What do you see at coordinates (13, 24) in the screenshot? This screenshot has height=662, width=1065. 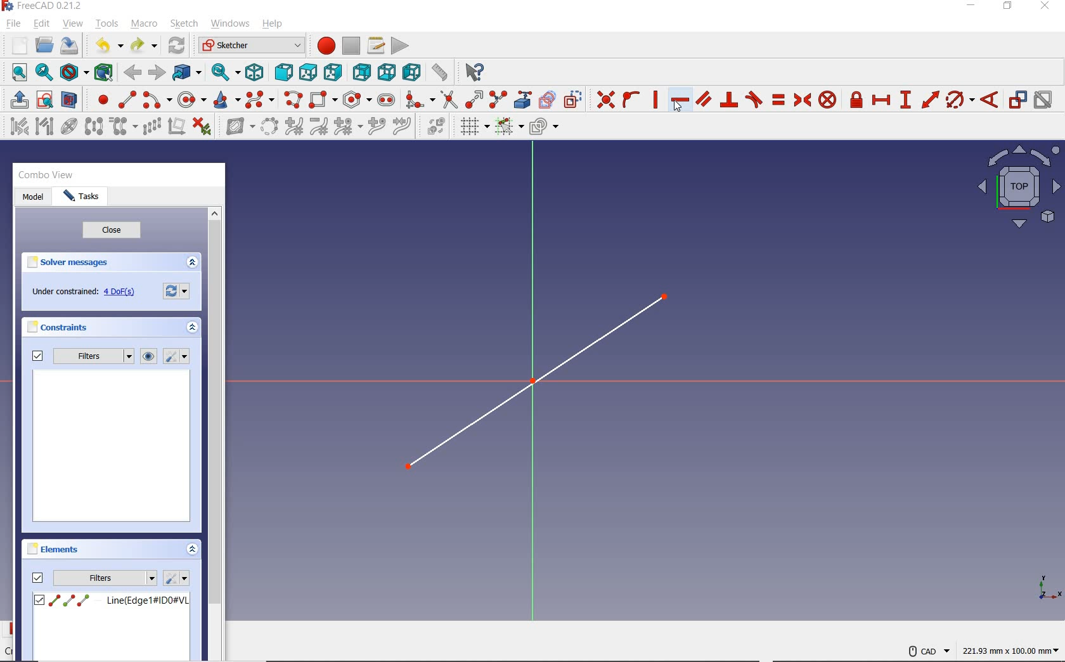 I see `FILE` at bounding box center [13, 24].